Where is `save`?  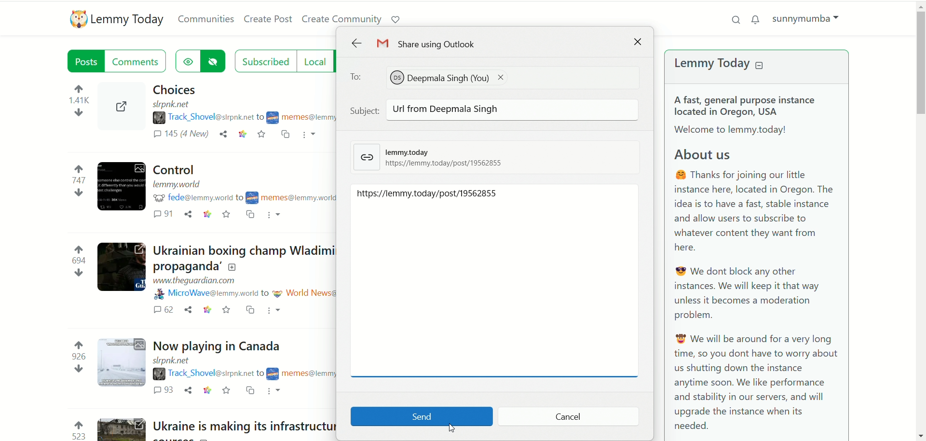
save is located at coordinates (226, 310).